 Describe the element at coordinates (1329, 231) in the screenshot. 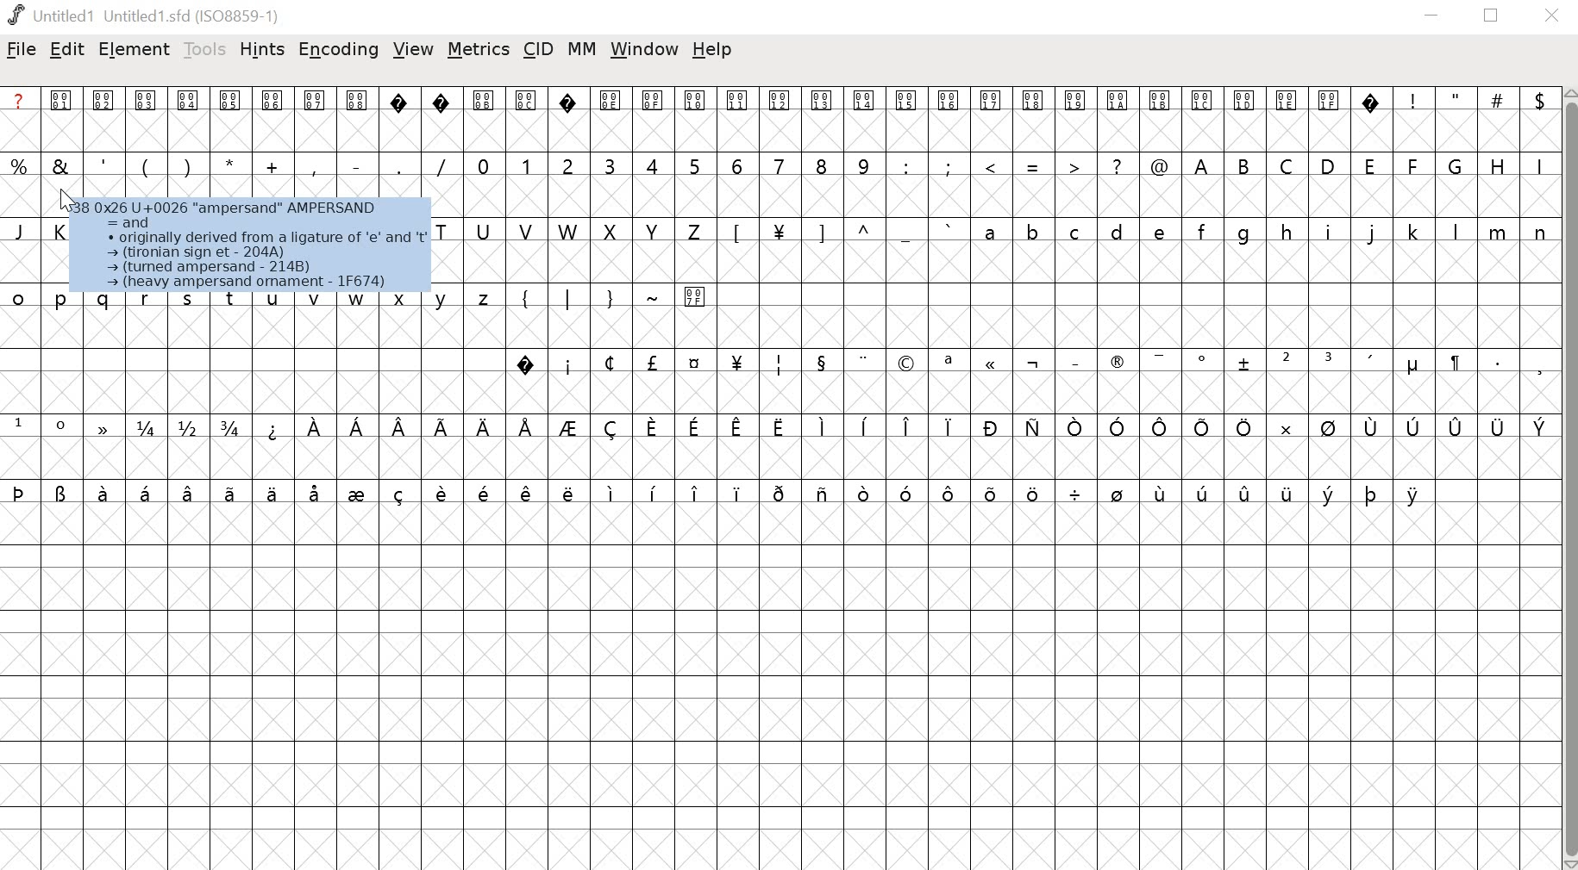

I see `i` at that location.